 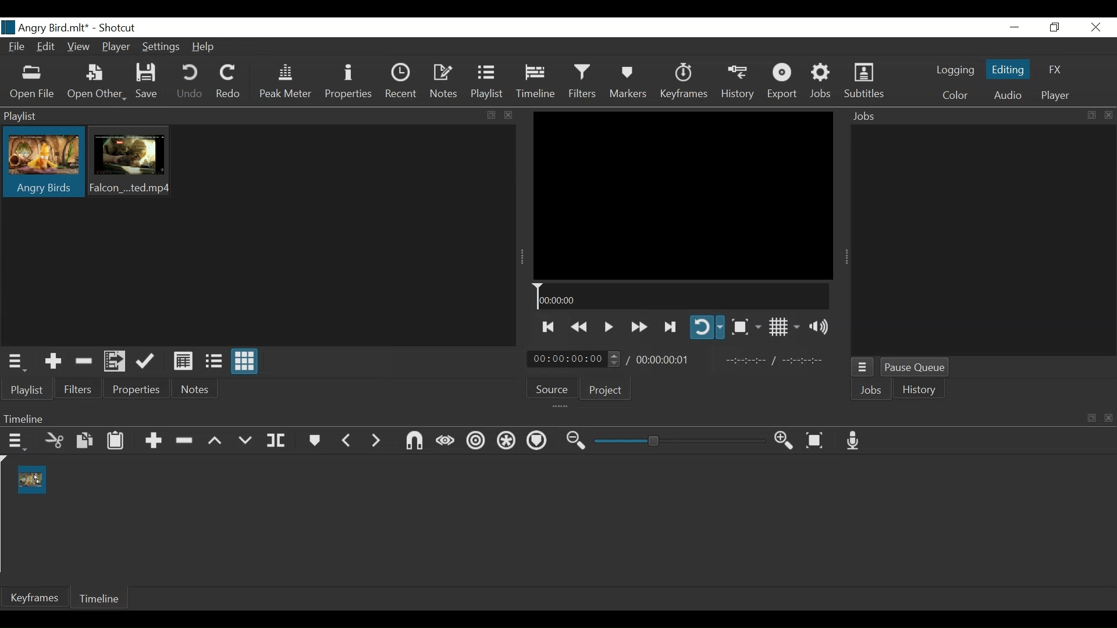 I want to click on Audio, so click(x=1008, y=95).